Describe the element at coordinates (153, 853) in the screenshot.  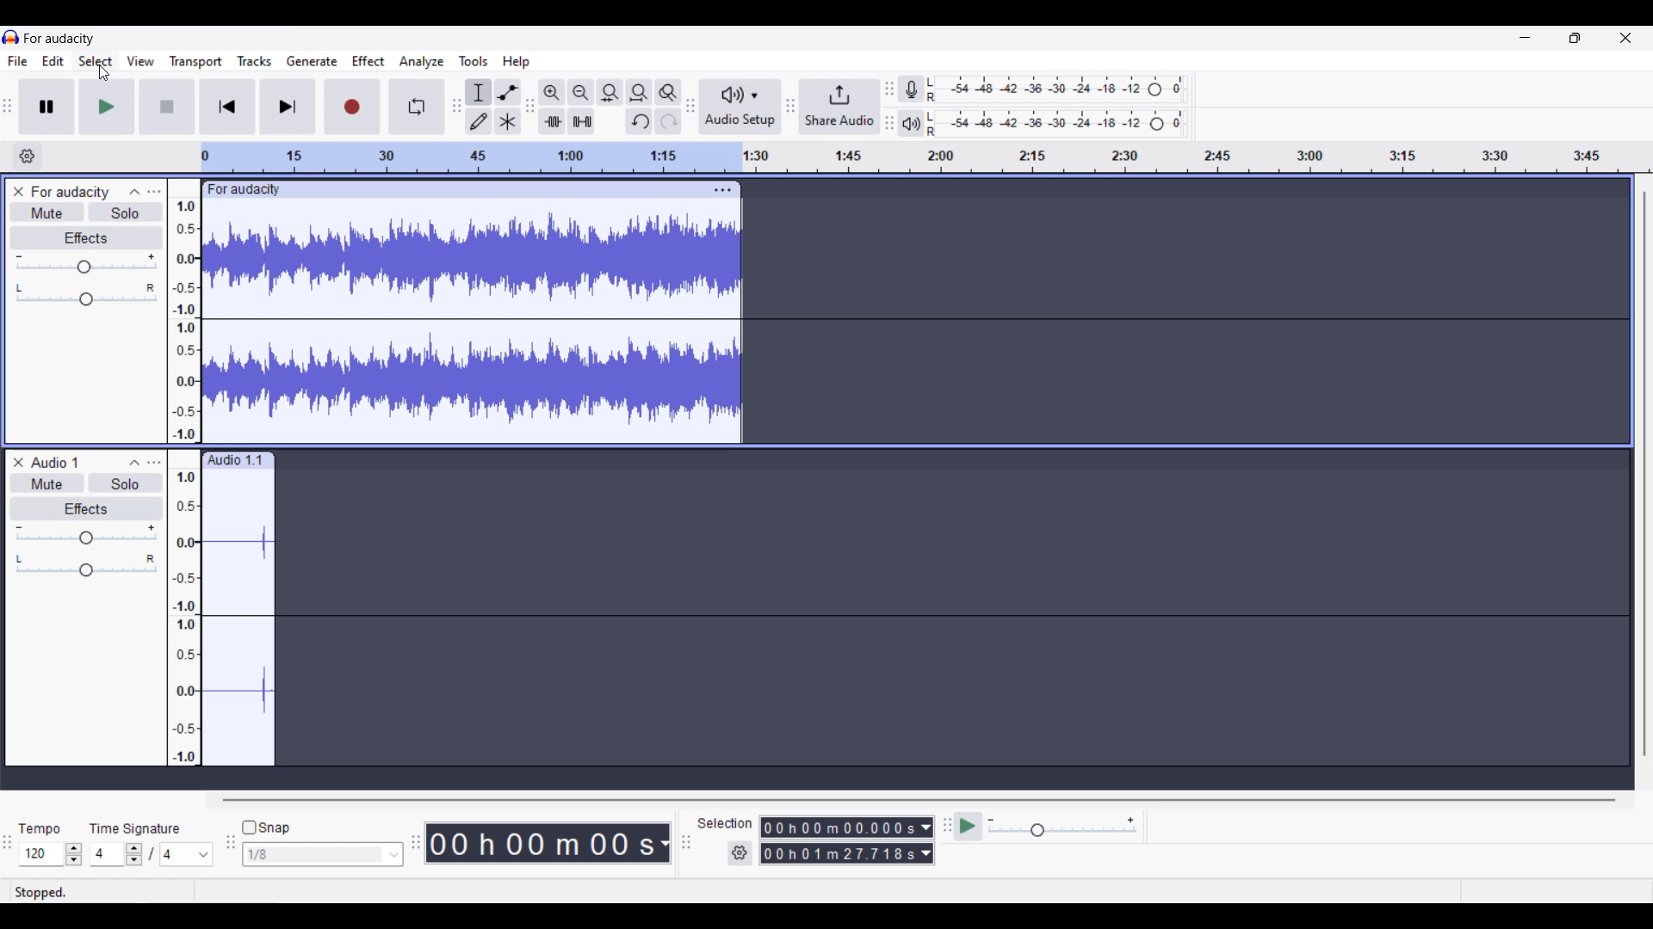
I see `Time signature settings` at that location.